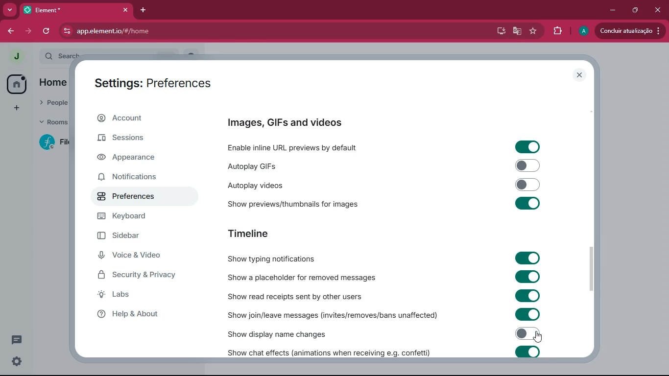 The width and height of the screenshot is (669, 376). What do you see at coordinates (47, 31) in the screenshot?
I see `refresh` at bounding box center [47, 31].